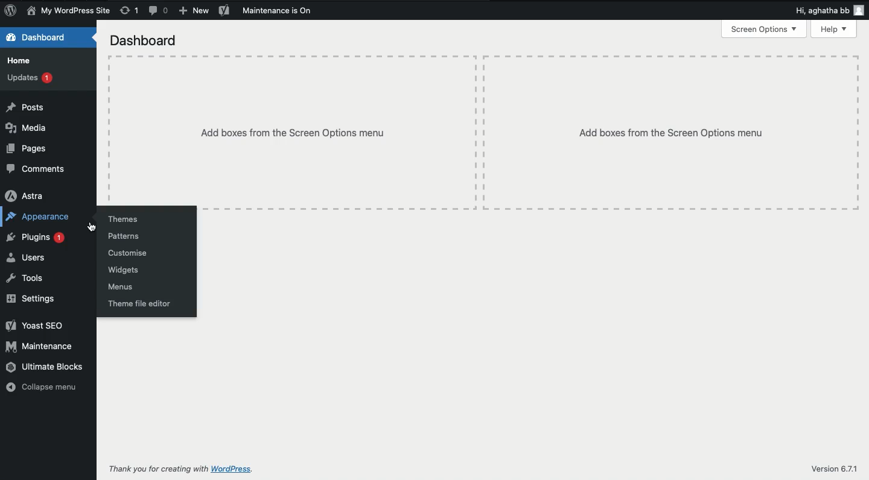 This screenshot has height=480, width=869. What do you see at coordinates (39, 38) in the screenshot?
I see `Dashboard` at bounding box center [39, 38].